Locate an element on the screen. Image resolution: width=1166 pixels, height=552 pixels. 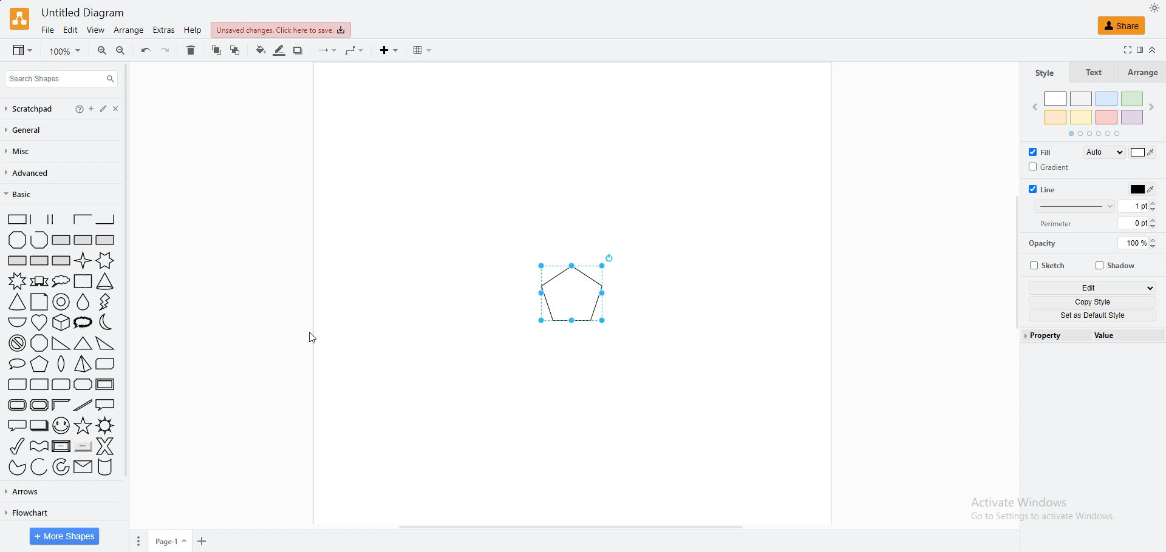
star is located at coordinates (83, 426).